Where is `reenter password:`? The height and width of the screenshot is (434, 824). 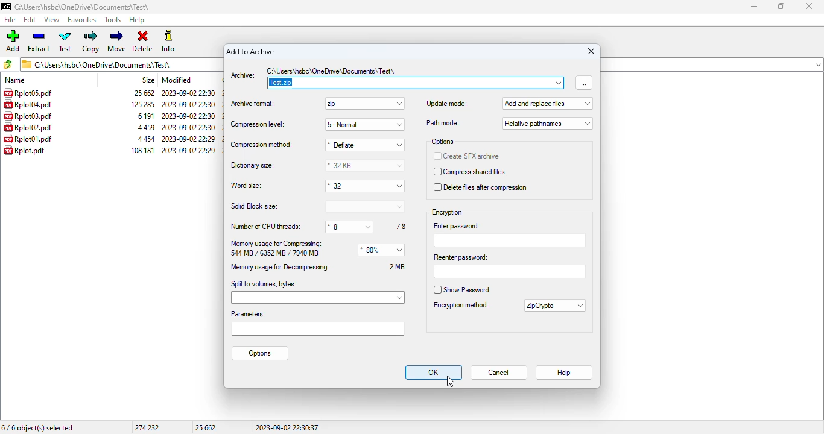 reenter password: is located at coordinates (509, 266).